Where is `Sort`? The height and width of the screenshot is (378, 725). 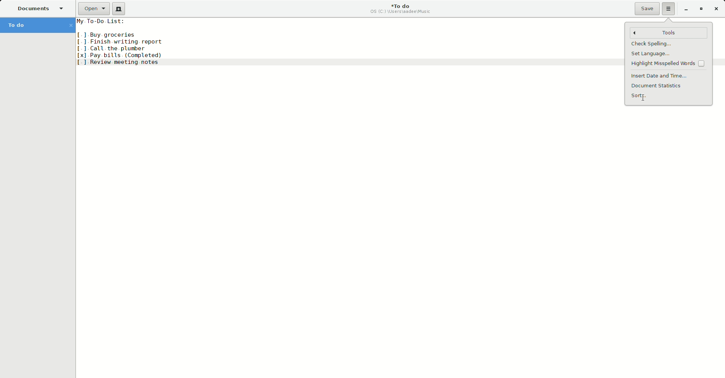 Sort is located at coordinates (650, 97).